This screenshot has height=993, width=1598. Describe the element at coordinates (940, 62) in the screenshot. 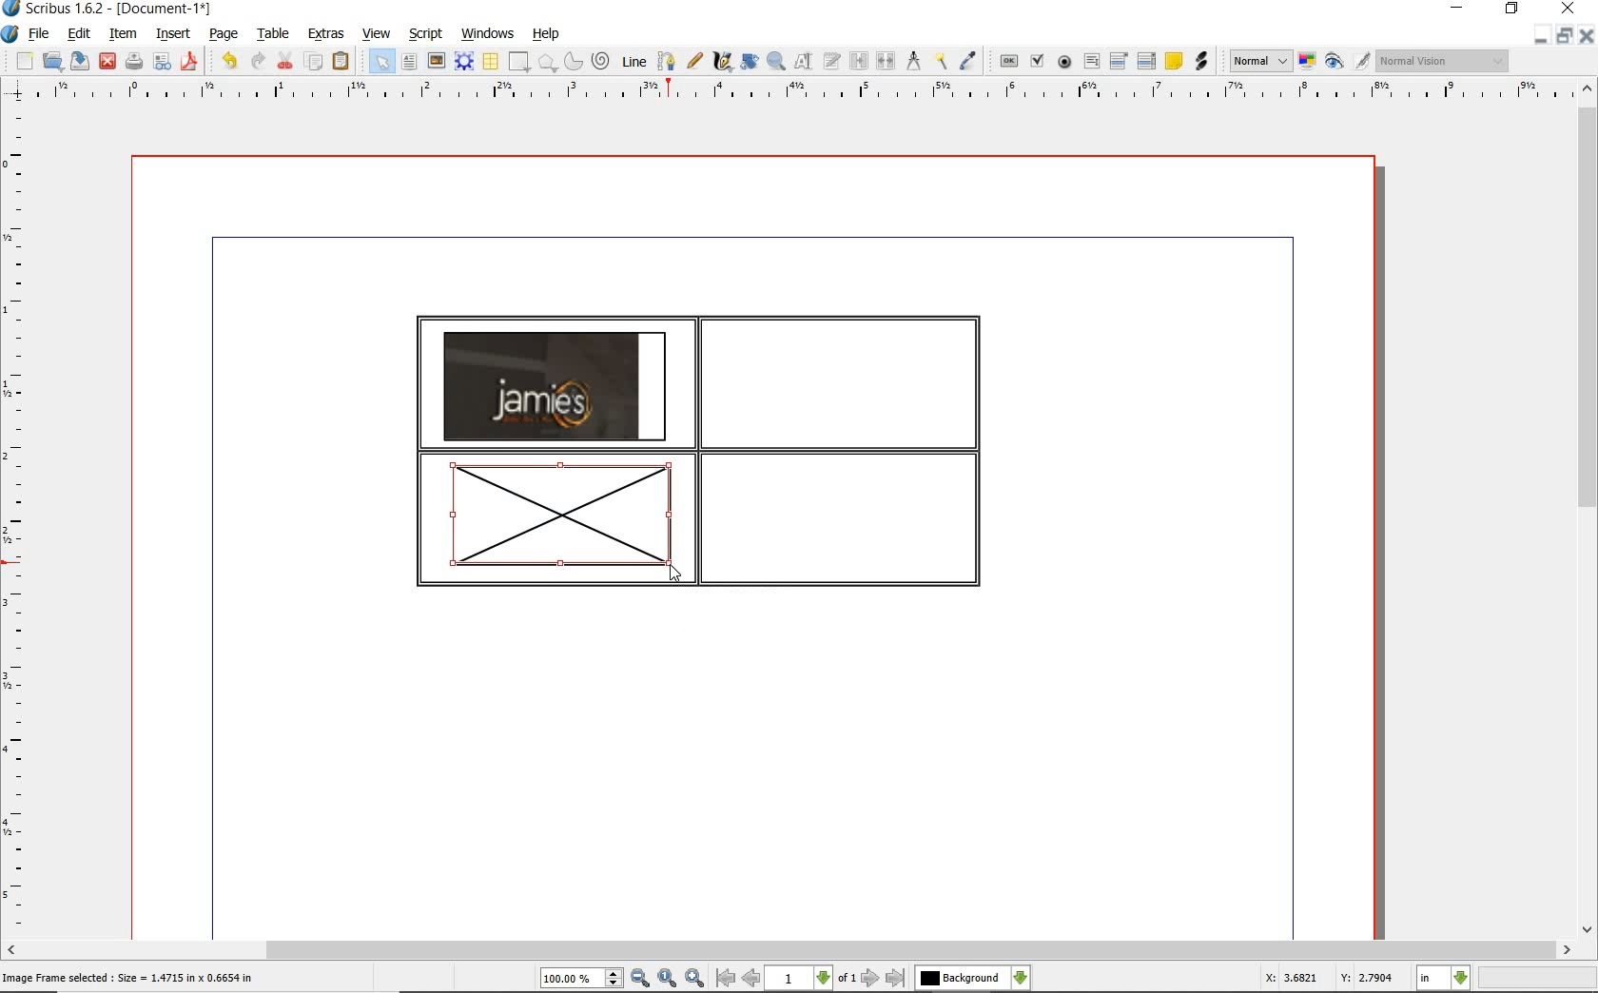

I see `copy item properties` at that location.